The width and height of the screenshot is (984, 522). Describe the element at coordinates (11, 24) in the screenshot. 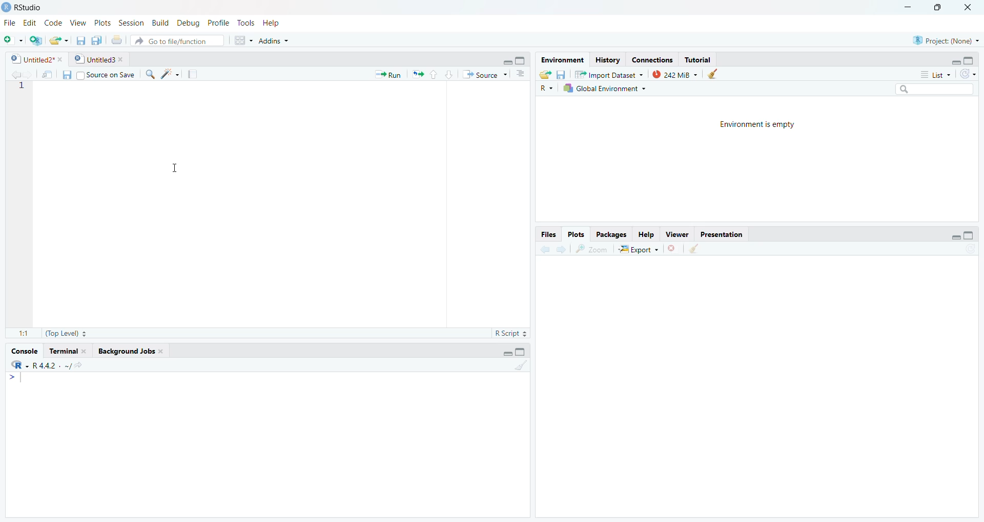

I see `File` at that location.